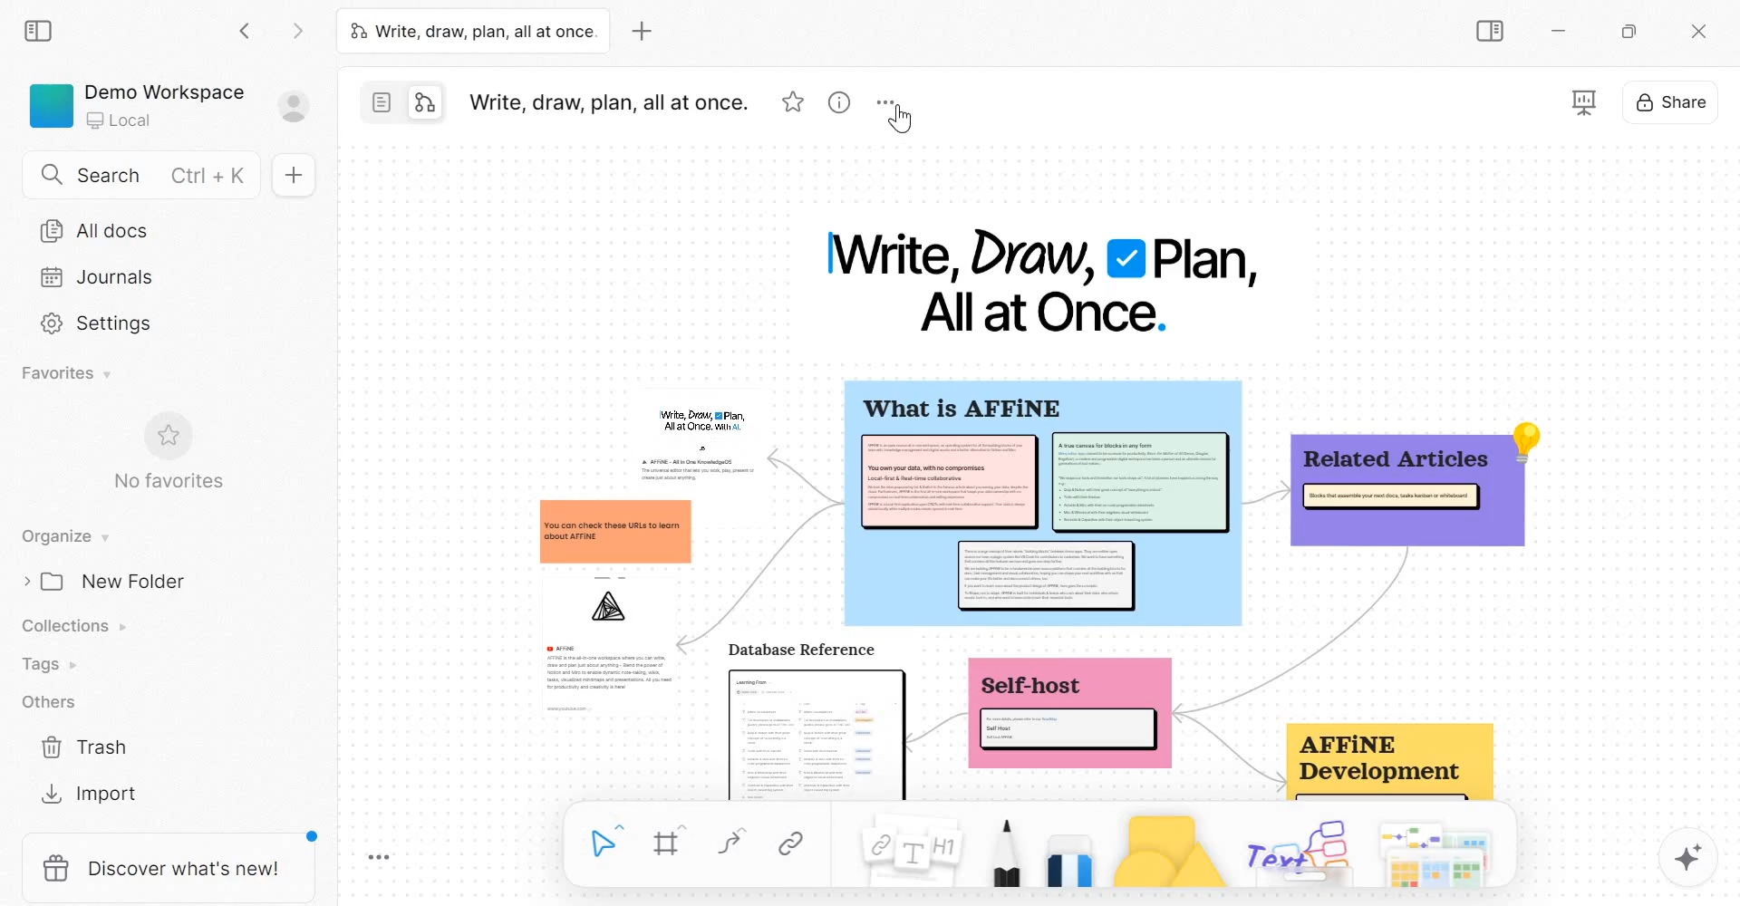 This screenshot has width=1740, height=906. What do you see at coordinates (1168, 850) in the screenshot?
I see `Shape` at bounding box center [1168, 850].